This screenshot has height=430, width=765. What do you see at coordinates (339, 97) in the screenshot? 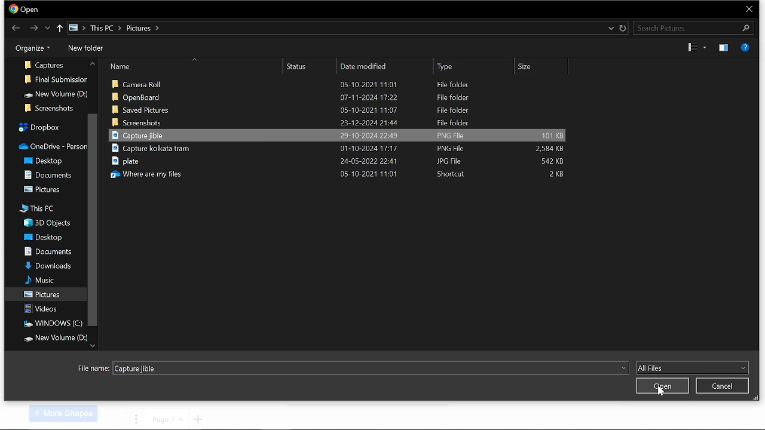
I see `files` at bounding box center [339, 97].